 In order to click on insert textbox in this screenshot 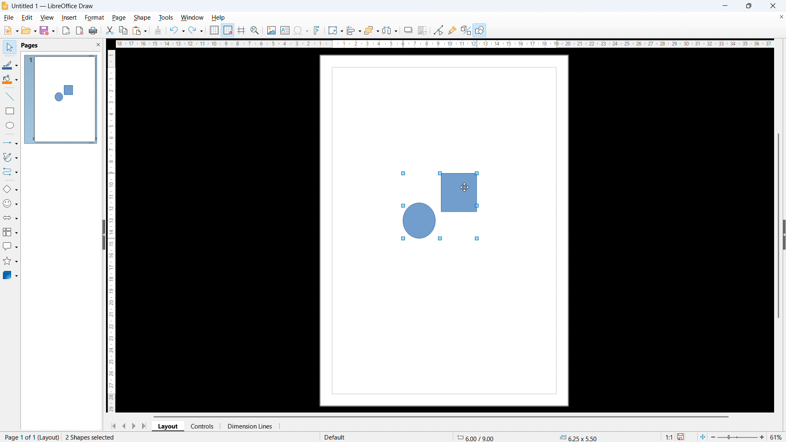, I will do `click(285, 30)`.